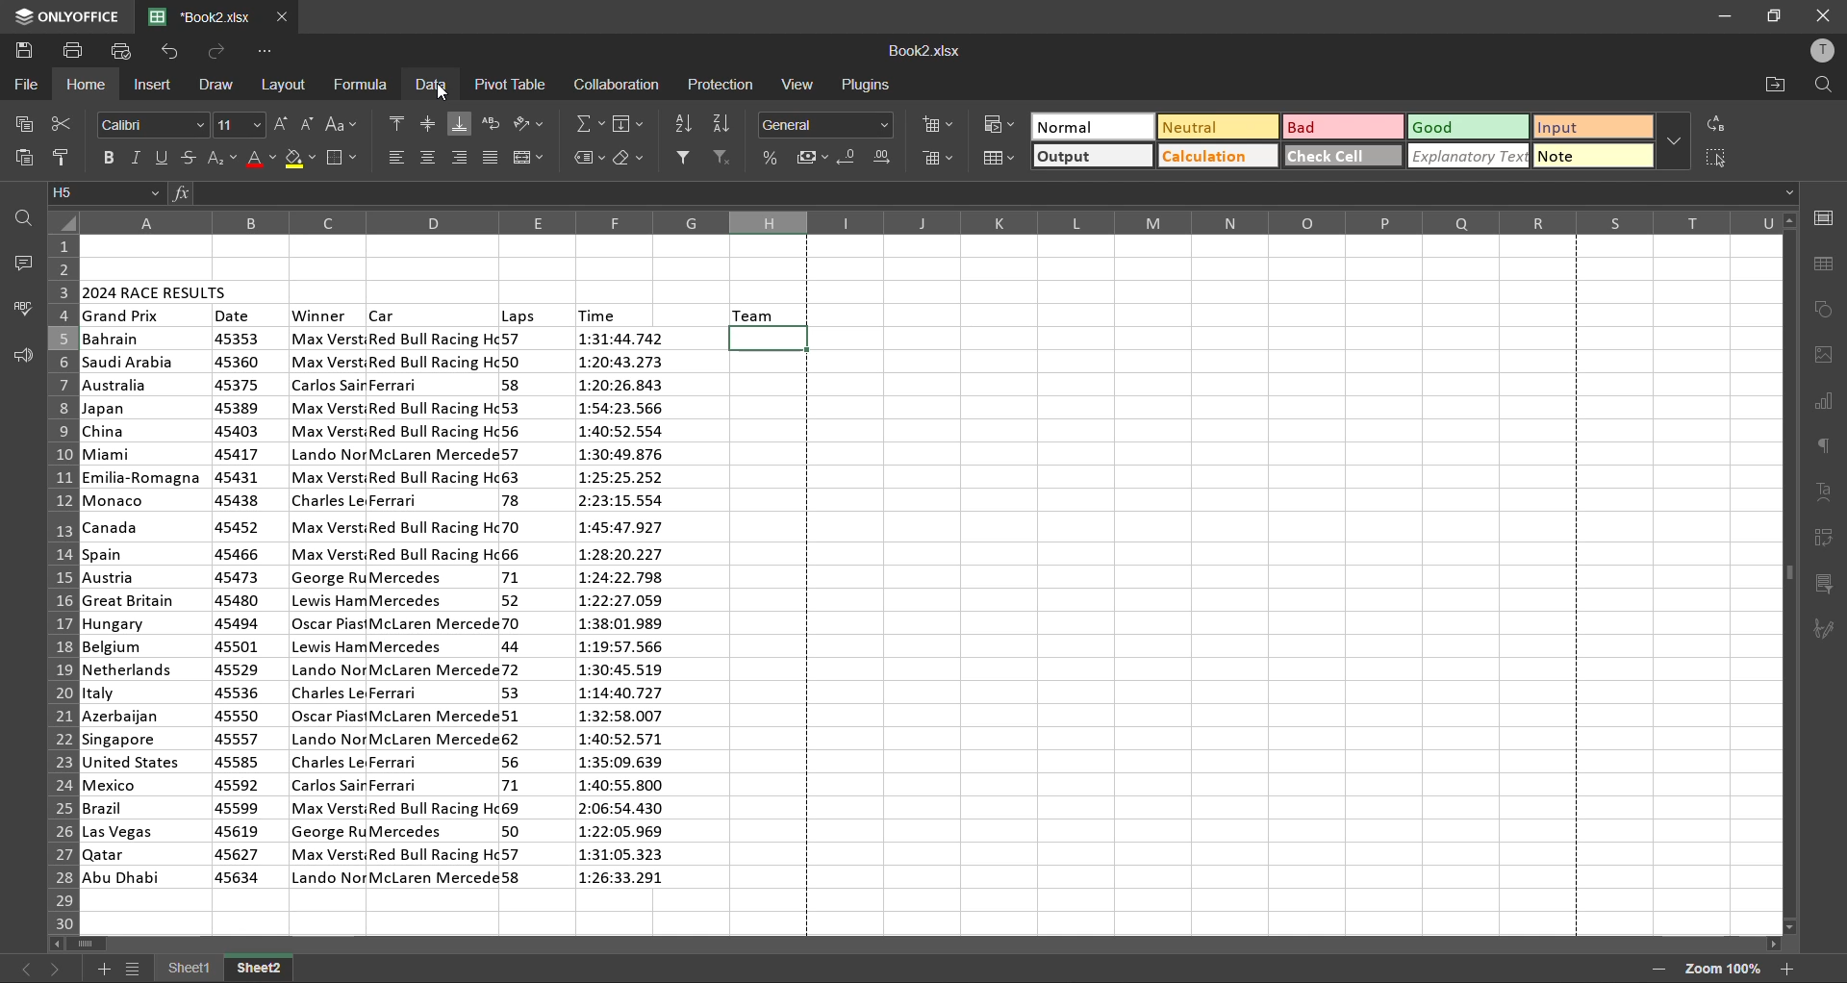 This screenshot has width=1847, height=983. I want to click on filename, so click(924, 53).